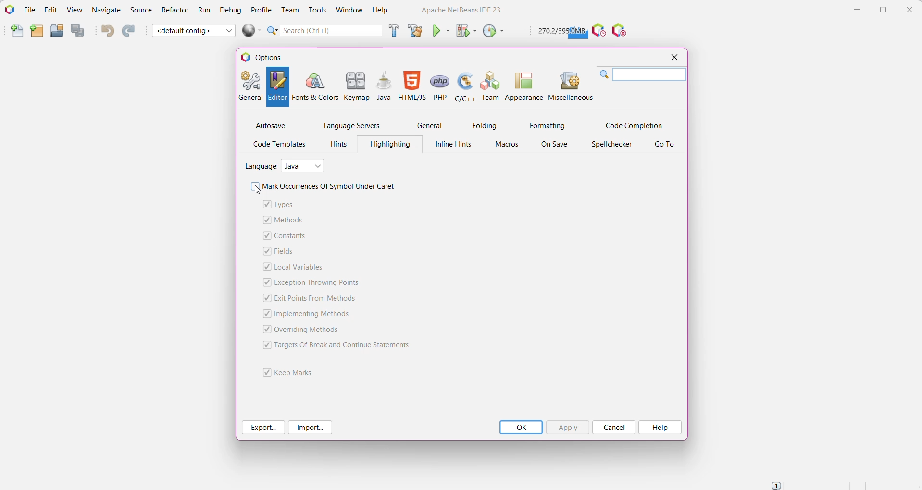 The width and height of the screenshot is (922, 490). Describe the element at coordinates (245, 58) in the screenshot. I see `logo` at that location.